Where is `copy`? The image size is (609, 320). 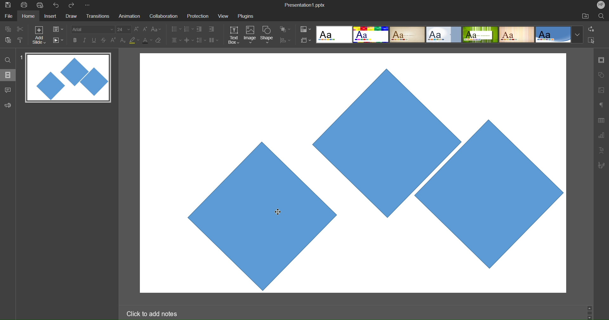
copy is located at coordinates (7, 29).